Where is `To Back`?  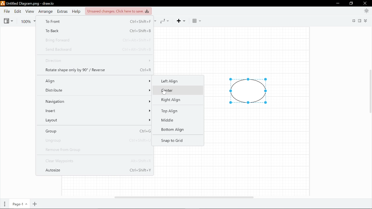
To Back is located at coordinates (95, 31).